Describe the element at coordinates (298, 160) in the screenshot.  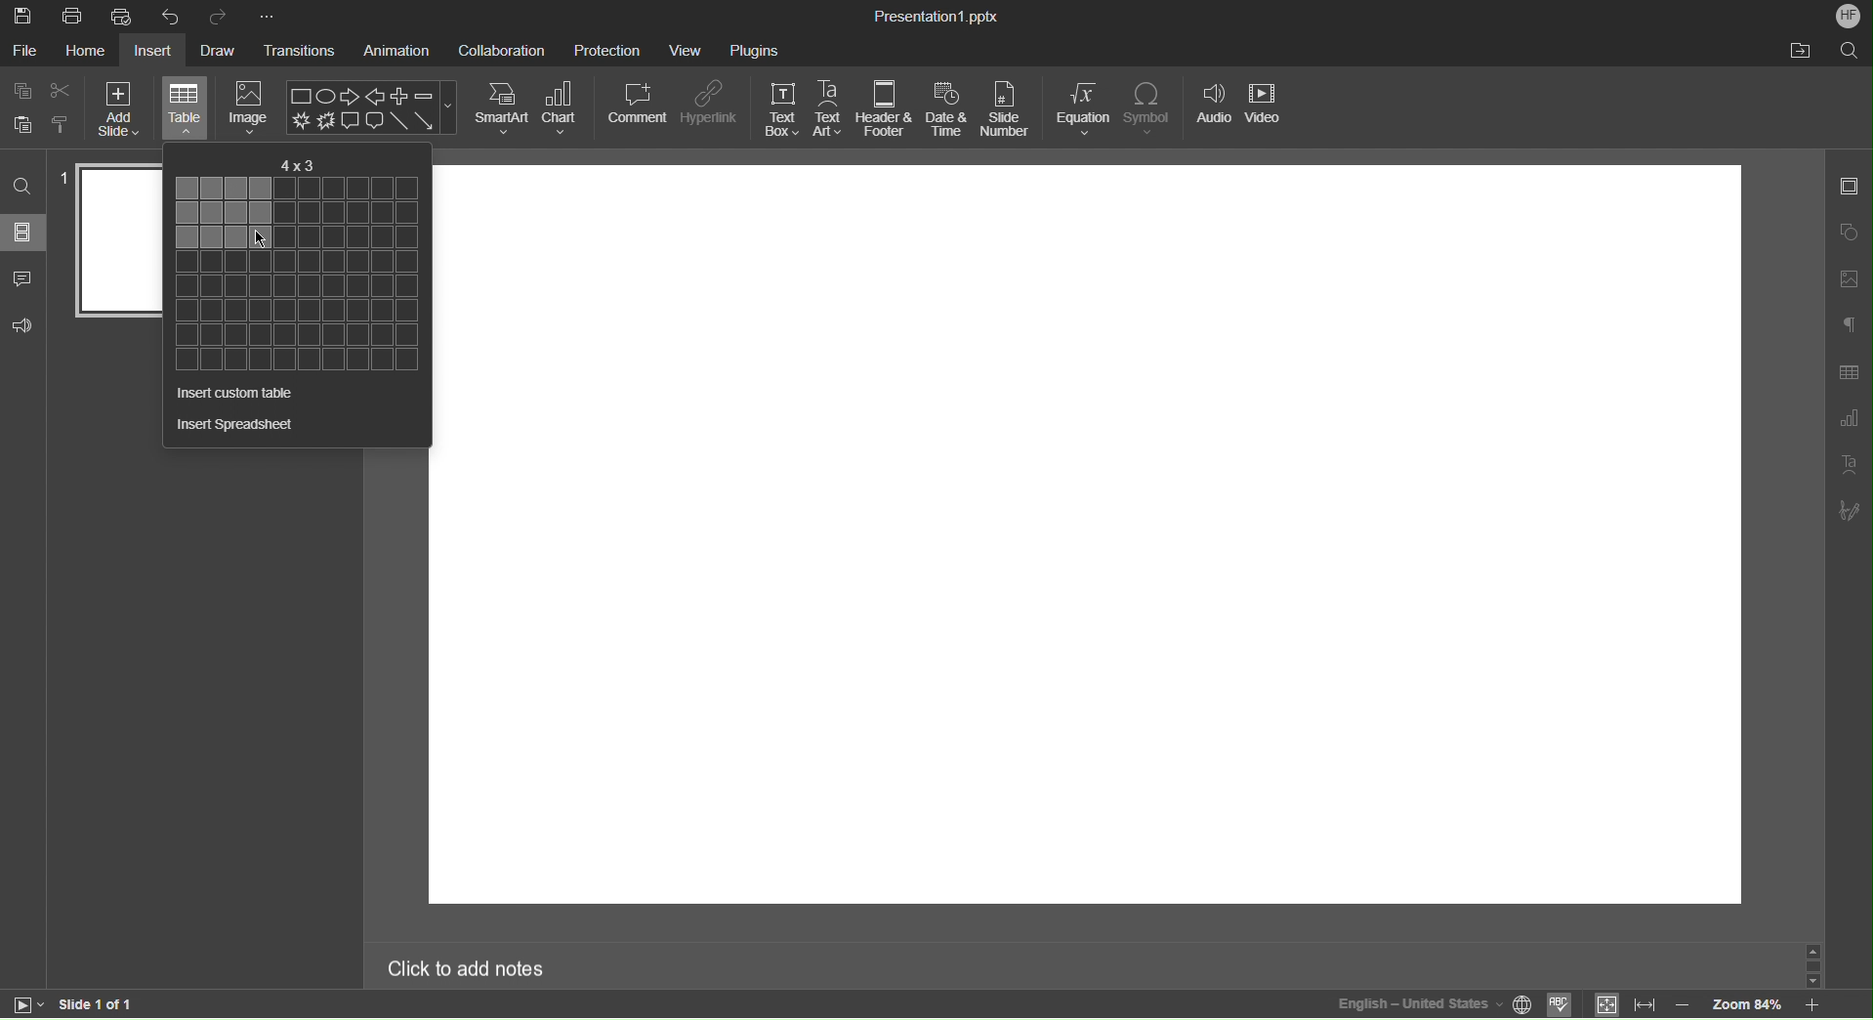
I see `4 x 3` at that location.